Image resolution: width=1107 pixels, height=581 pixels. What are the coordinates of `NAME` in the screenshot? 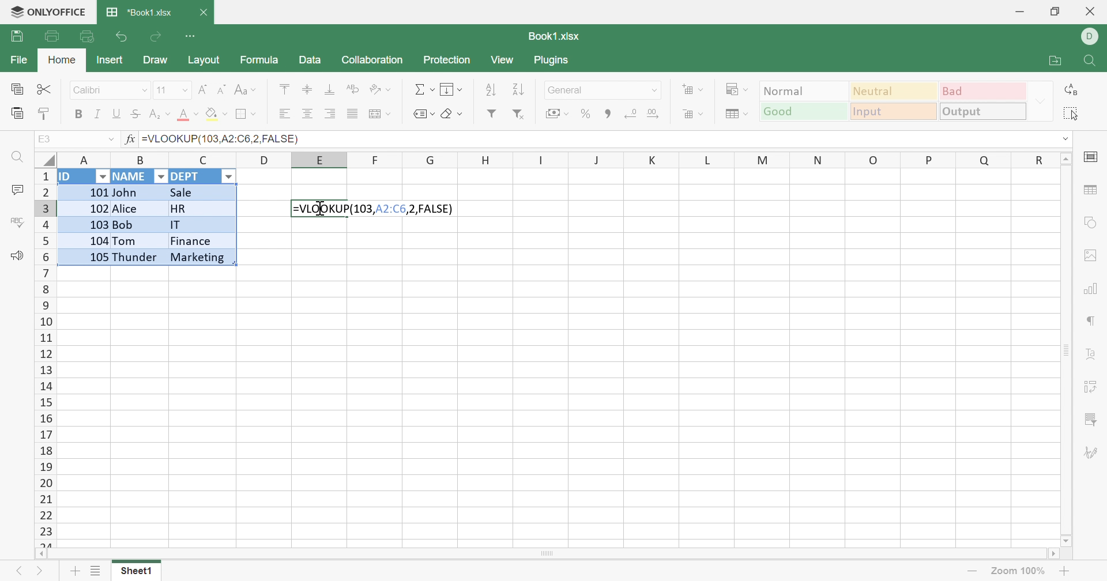 It's located at (131, 178).